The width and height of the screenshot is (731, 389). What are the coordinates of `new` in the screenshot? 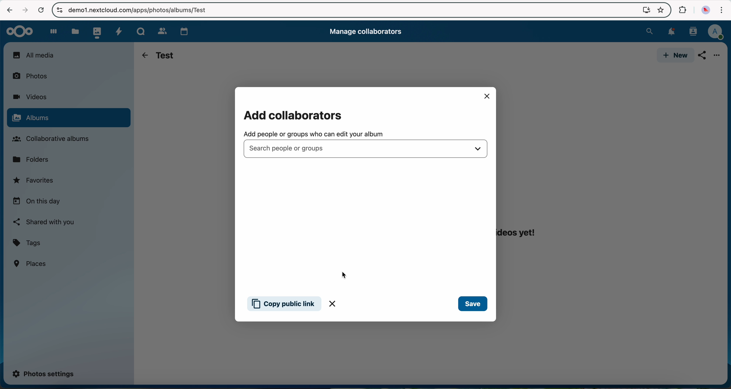 It's located at (674, 55).